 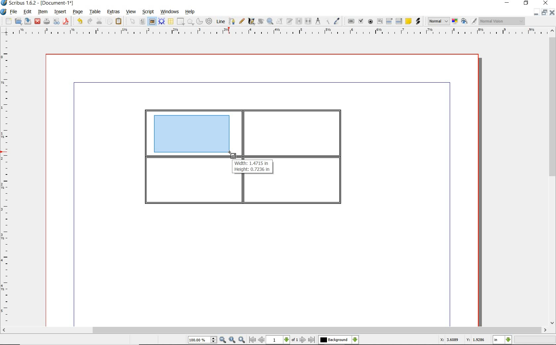 What do you see at coordinates (371, 22) in the screenshot?
I see `pdf radio box` at bounding box center [371, 22].